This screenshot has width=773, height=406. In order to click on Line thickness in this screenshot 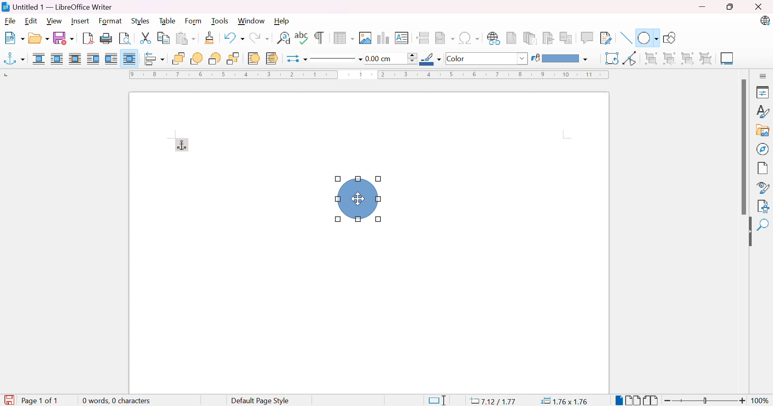, I will do `click(391, 59)`.